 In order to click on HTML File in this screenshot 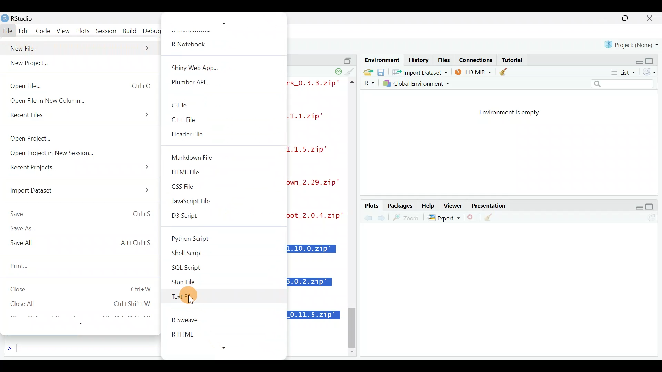, I will do `click(190, 172)`.